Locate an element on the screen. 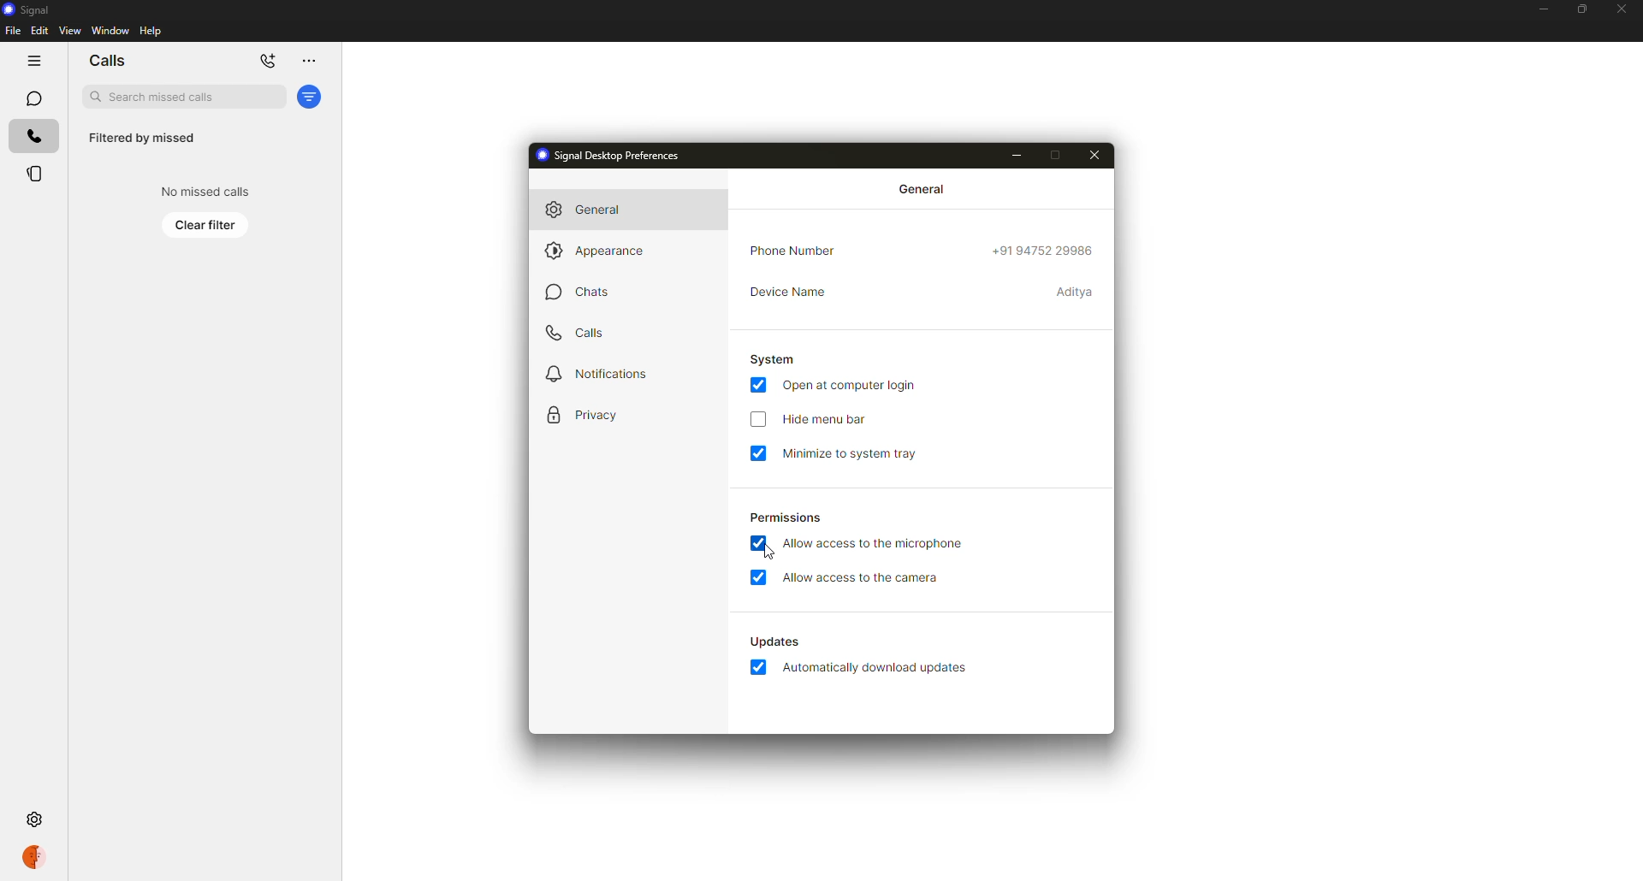 The image size is (1643, 881). more is located at coordinates (308, 61).